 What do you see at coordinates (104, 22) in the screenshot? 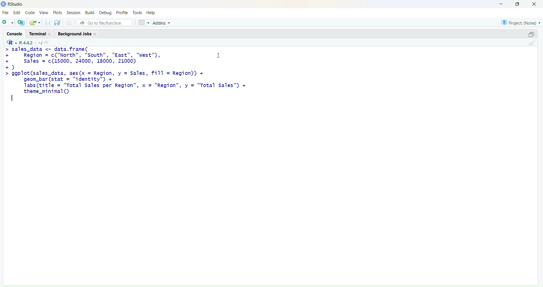
I see `Go to file/function` at bounding box center [104, 22].